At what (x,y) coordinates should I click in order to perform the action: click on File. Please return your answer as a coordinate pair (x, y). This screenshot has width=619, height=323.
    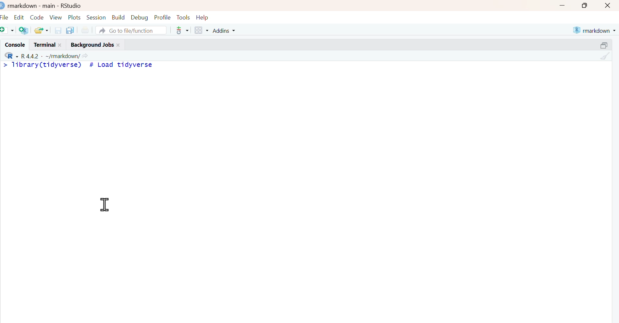
    Looking at the image, I should click on (5, 16).